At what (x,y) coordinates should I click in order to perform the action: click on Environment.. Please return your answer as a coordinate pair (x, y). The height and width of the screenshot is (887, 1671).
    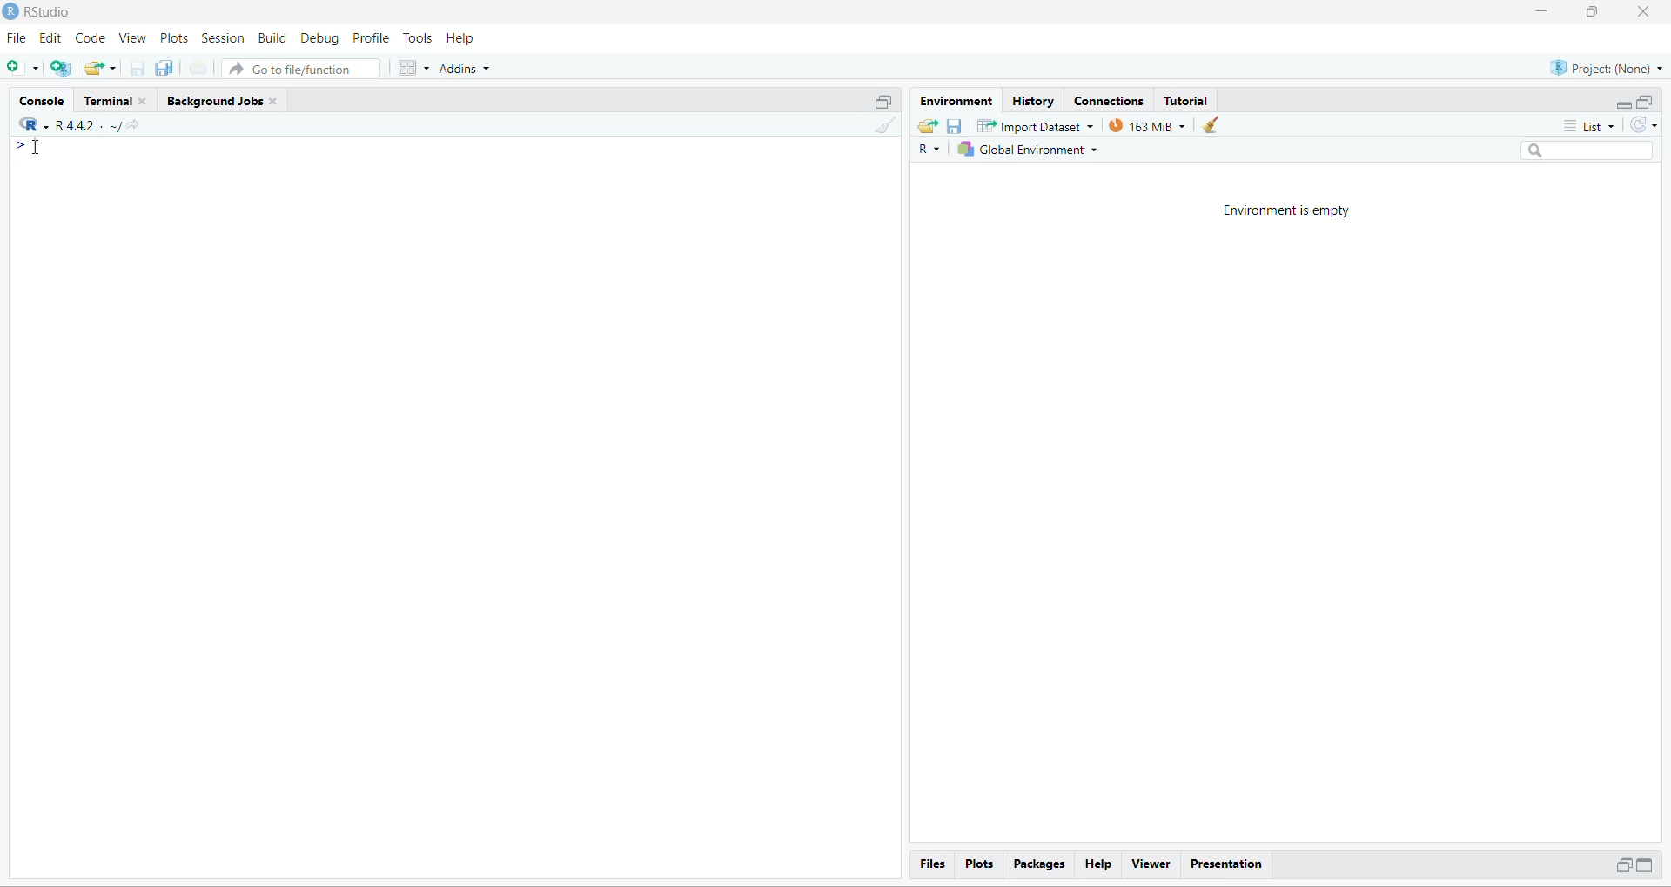
    Looking at the image, I should click on (955, 100).